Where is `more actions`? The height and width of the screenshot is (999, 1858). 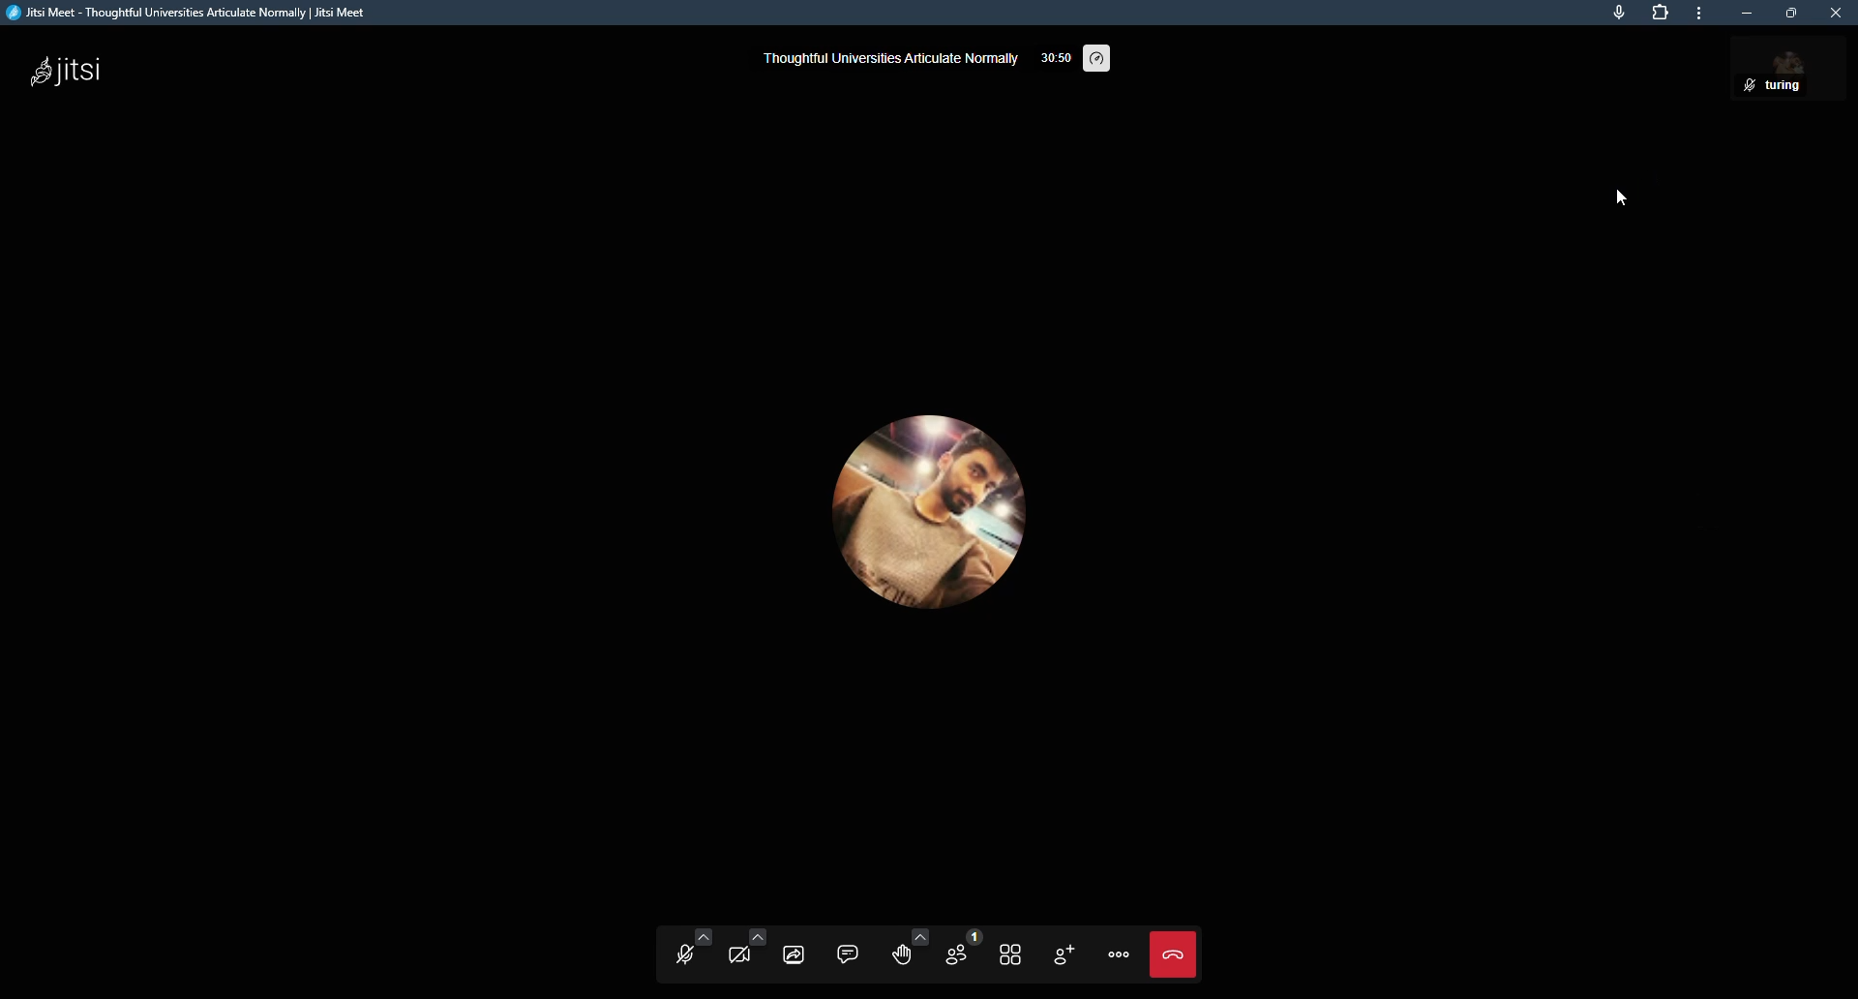
more actions is located at coordinates (1122, 954).